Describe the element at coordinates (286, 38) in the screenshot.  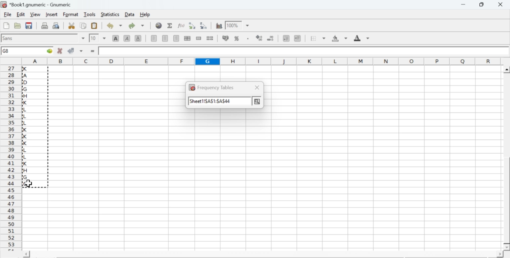
I see `decrease indent` at that location.